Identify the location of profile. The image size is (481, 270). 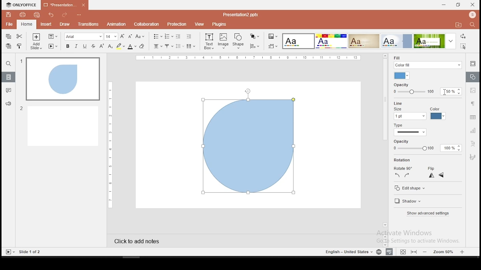
(472, 15).